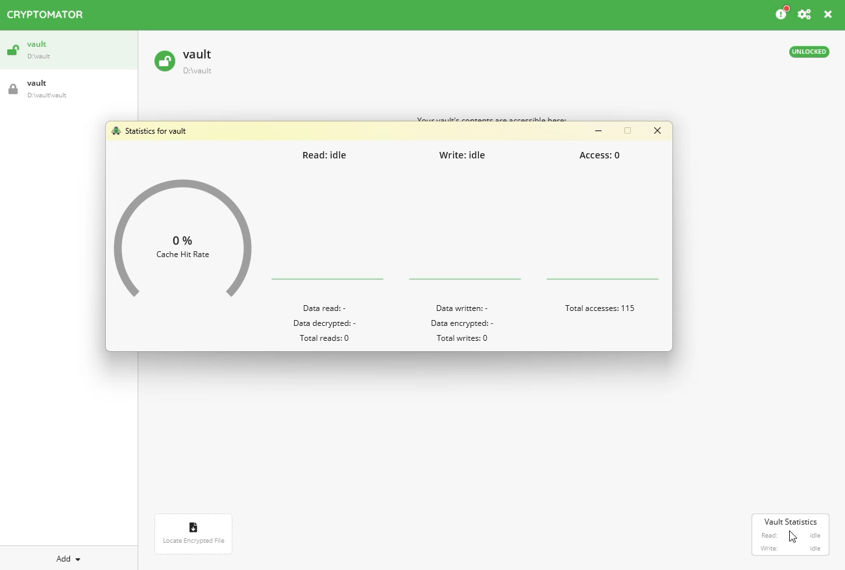 The image size is (845, 570). Describe the element at coordinates (790, 521) in the screenshot. I see `vault statistics` at that location.